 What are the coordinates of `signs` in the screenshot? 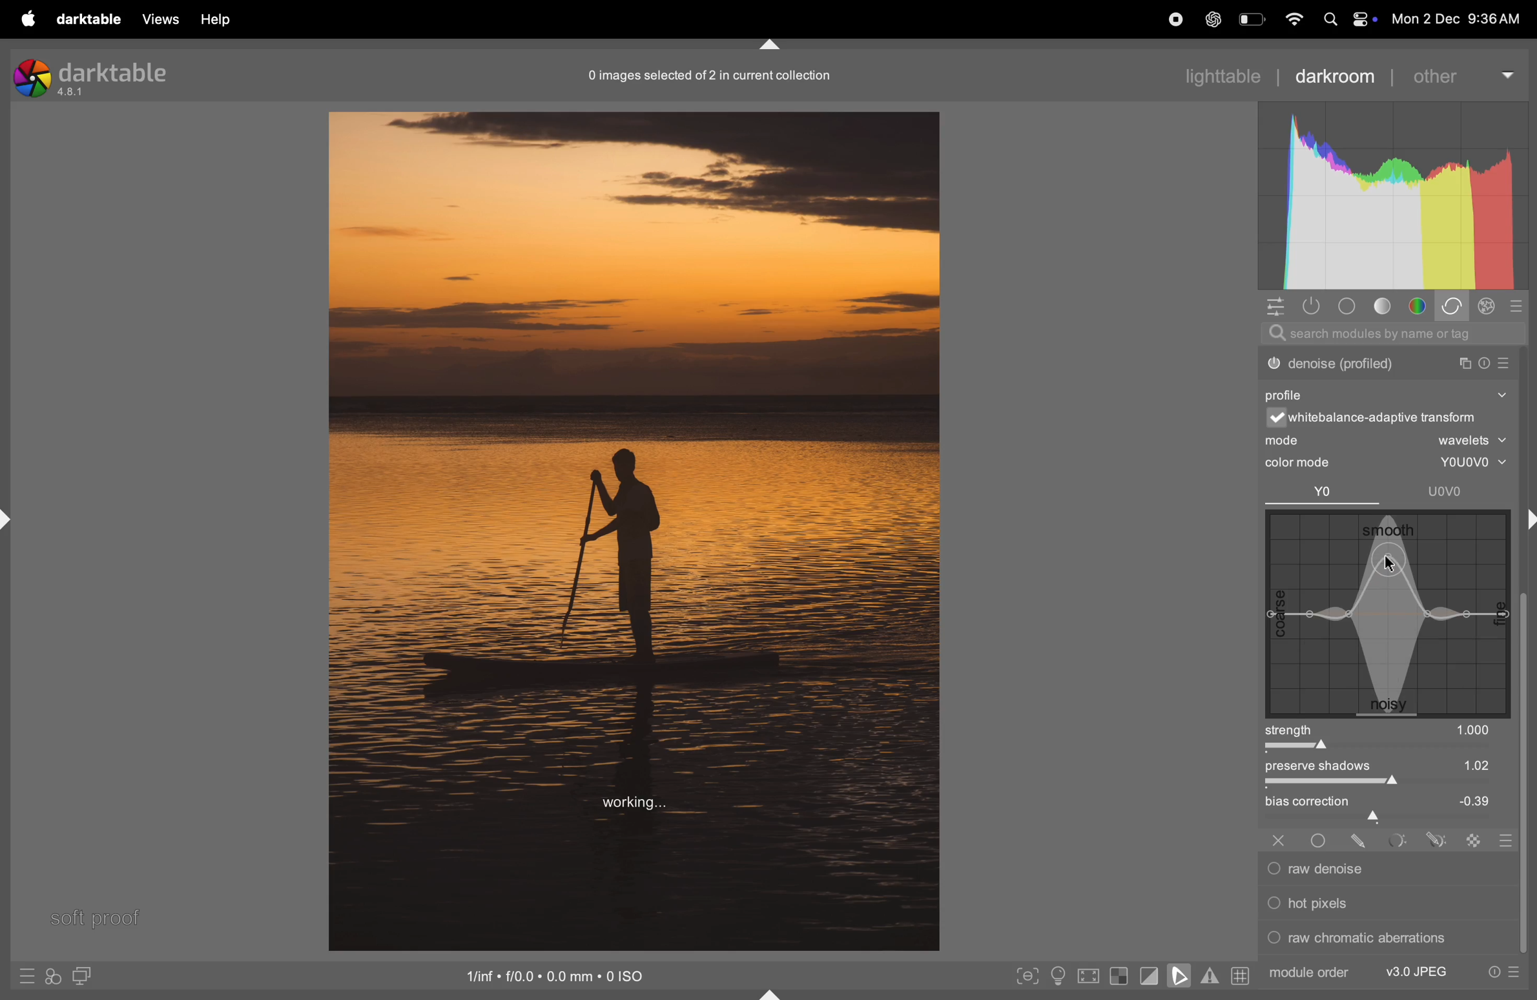 It's located at (1503, 842).